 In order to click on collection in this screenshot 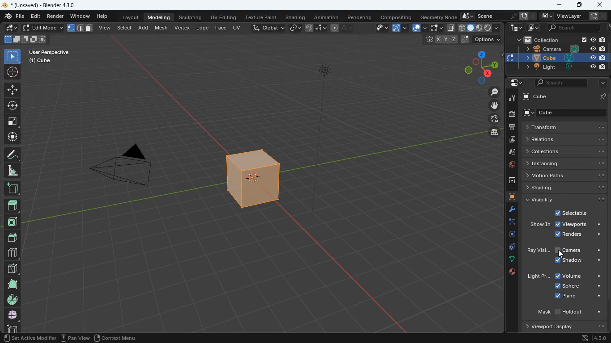, I will do `click(562, 39)`.